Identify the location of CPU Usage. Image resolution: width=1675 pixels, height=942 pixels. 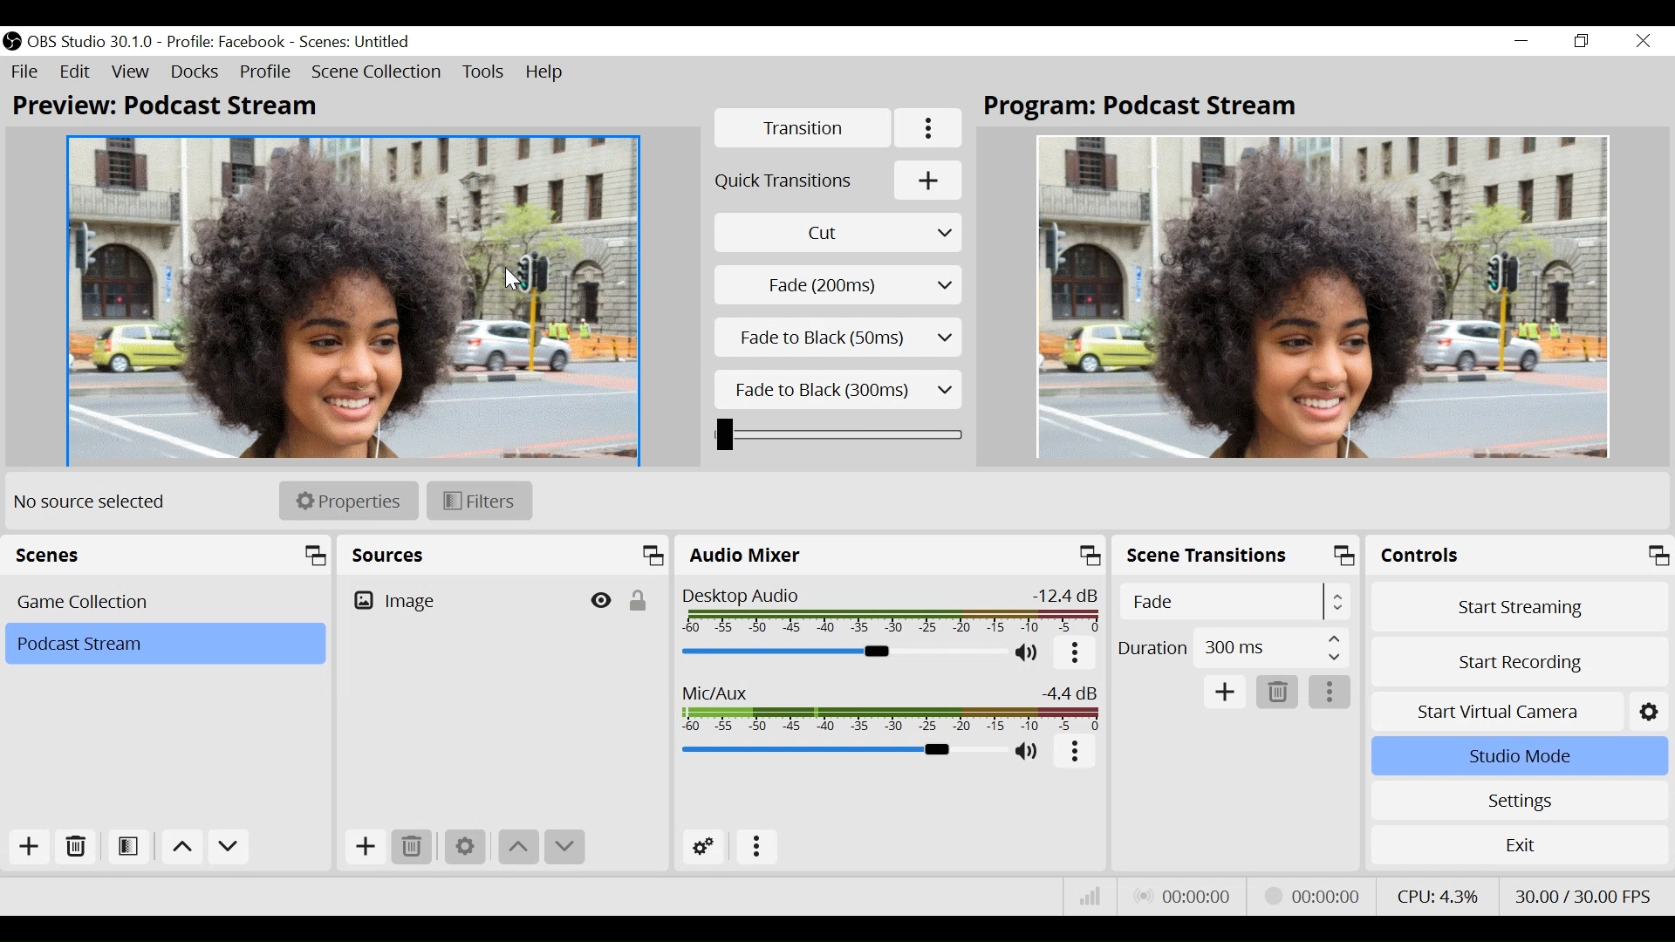
(1440, 892).